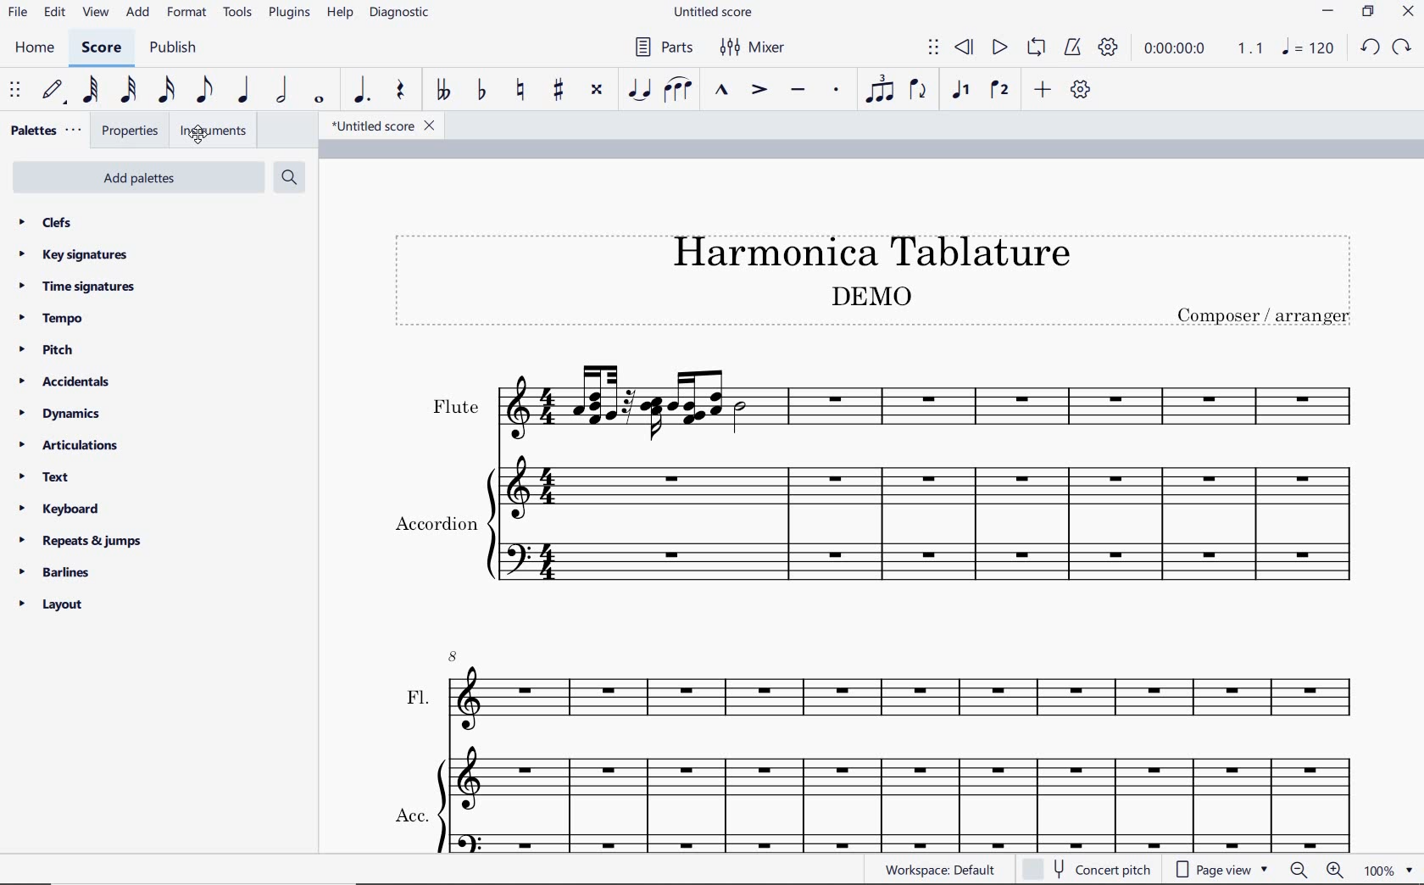  Describe the element at coordinates (186, 14) in the screenshot. I see `FORMAT` at that location.